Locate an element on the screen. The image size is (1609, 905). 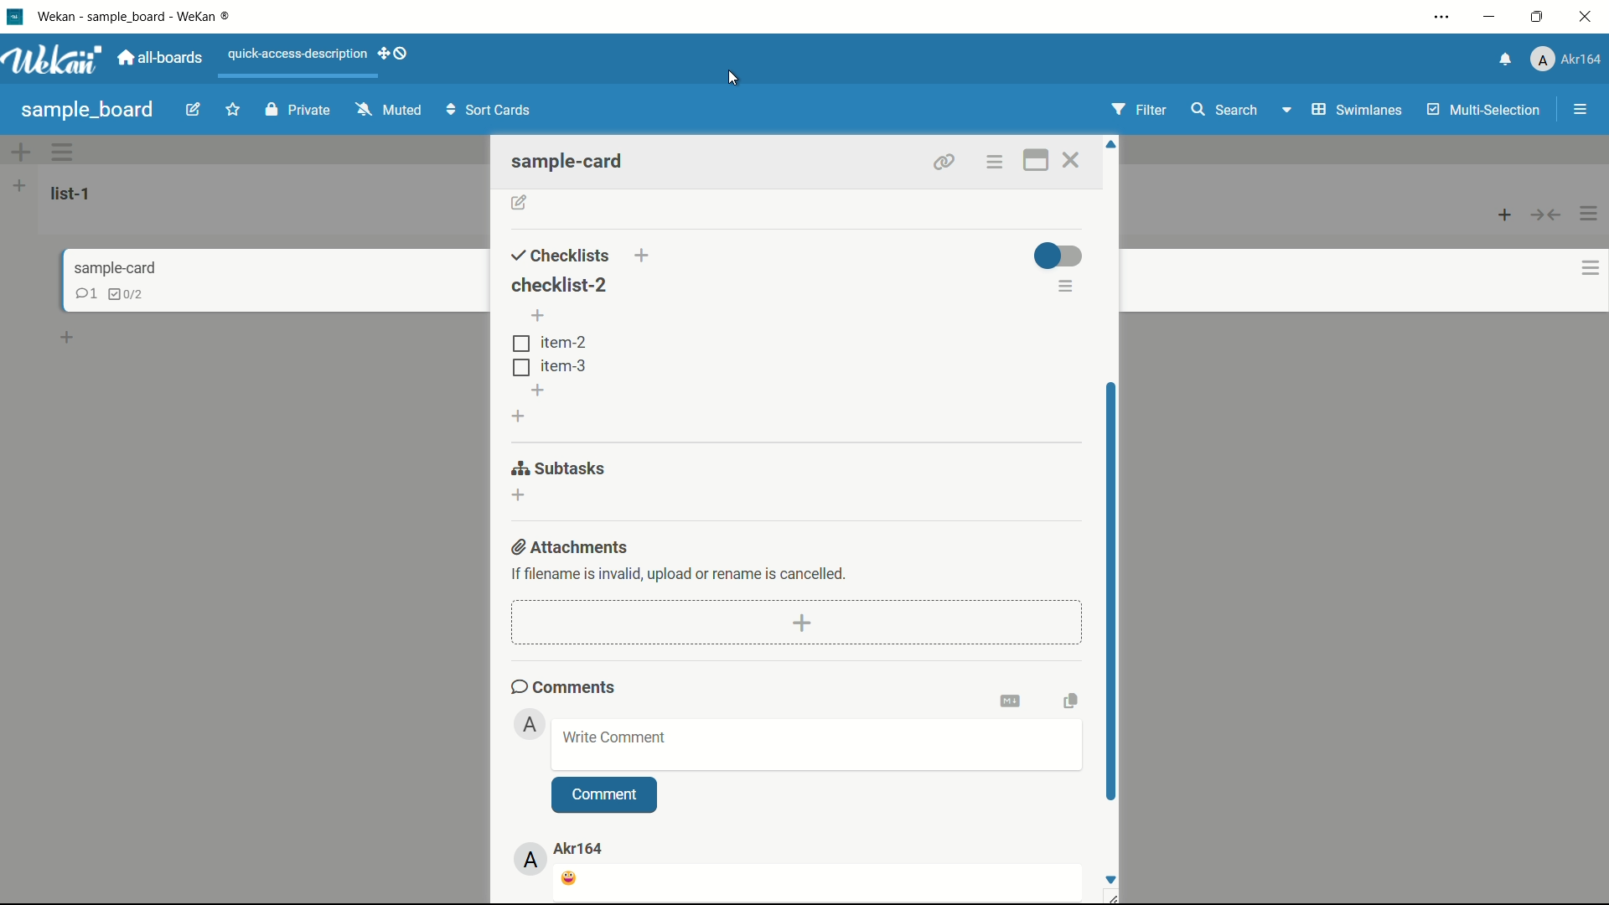
filter is located at coordinates (1141, 110).